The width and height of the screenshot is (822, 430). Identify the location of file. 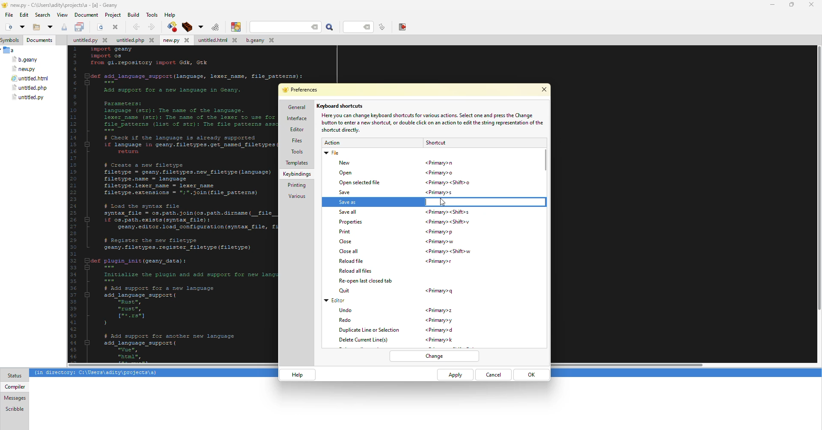
(28, 97).